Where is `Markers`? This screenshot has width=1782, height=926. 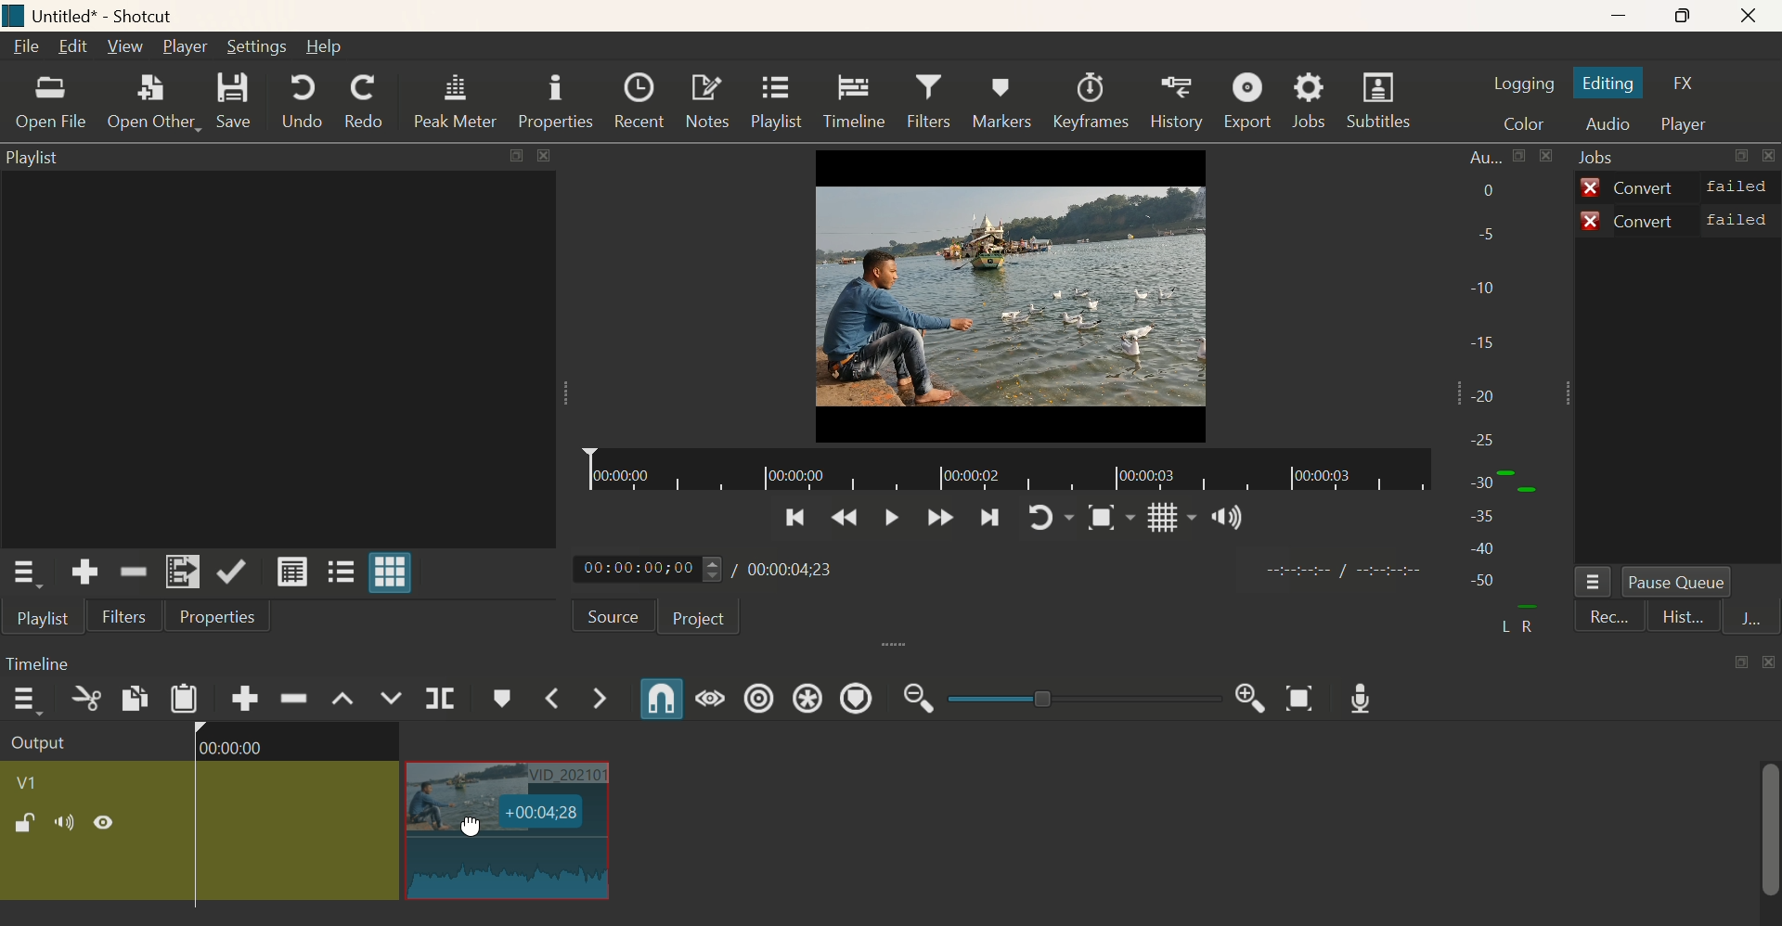
Markers is located at coordinates (1001, 100).